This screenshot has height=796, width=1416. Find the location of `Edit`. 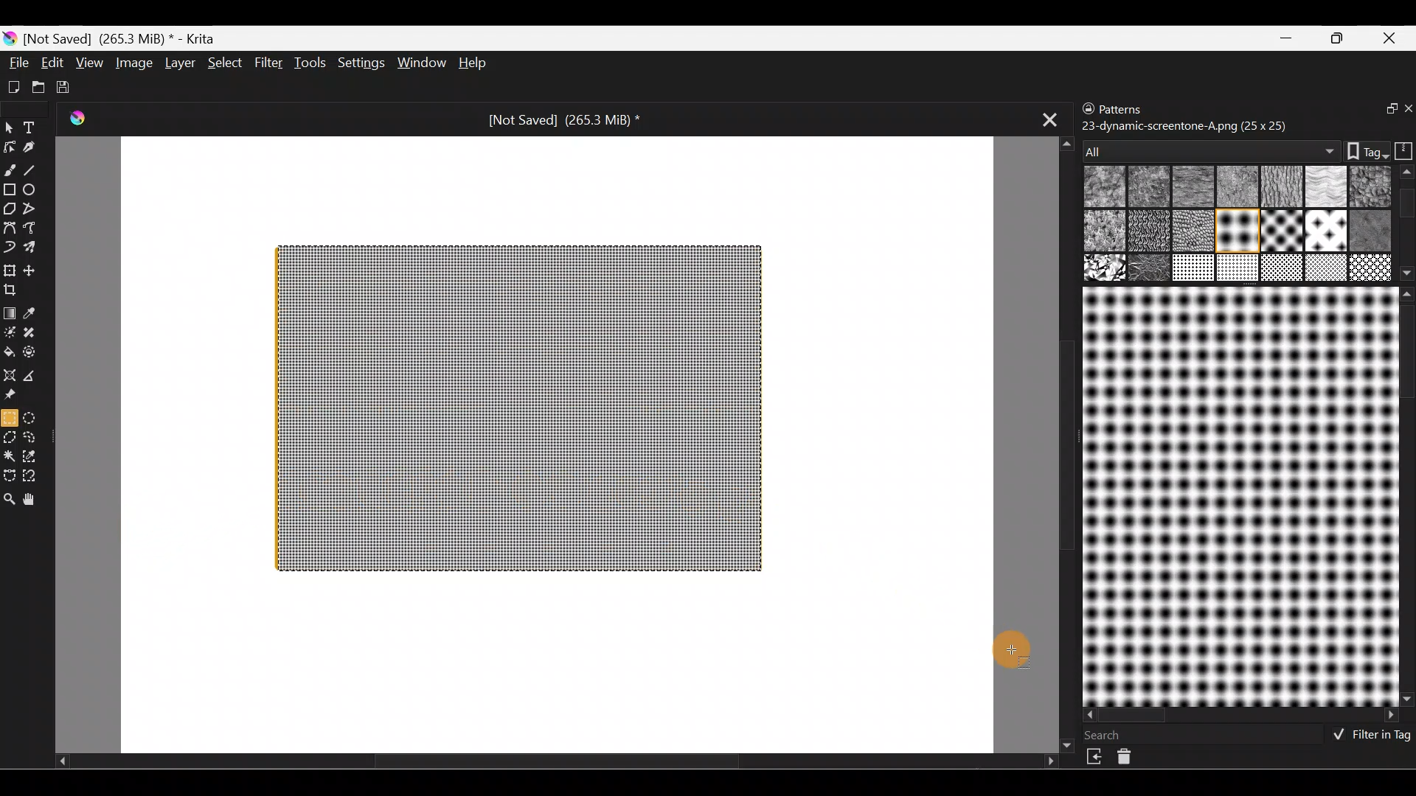

Edit is located at coordinates (52, 62).